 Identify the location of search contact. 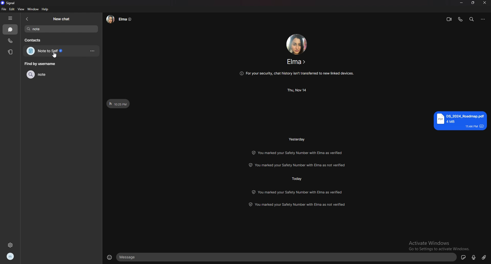
(62, 29).